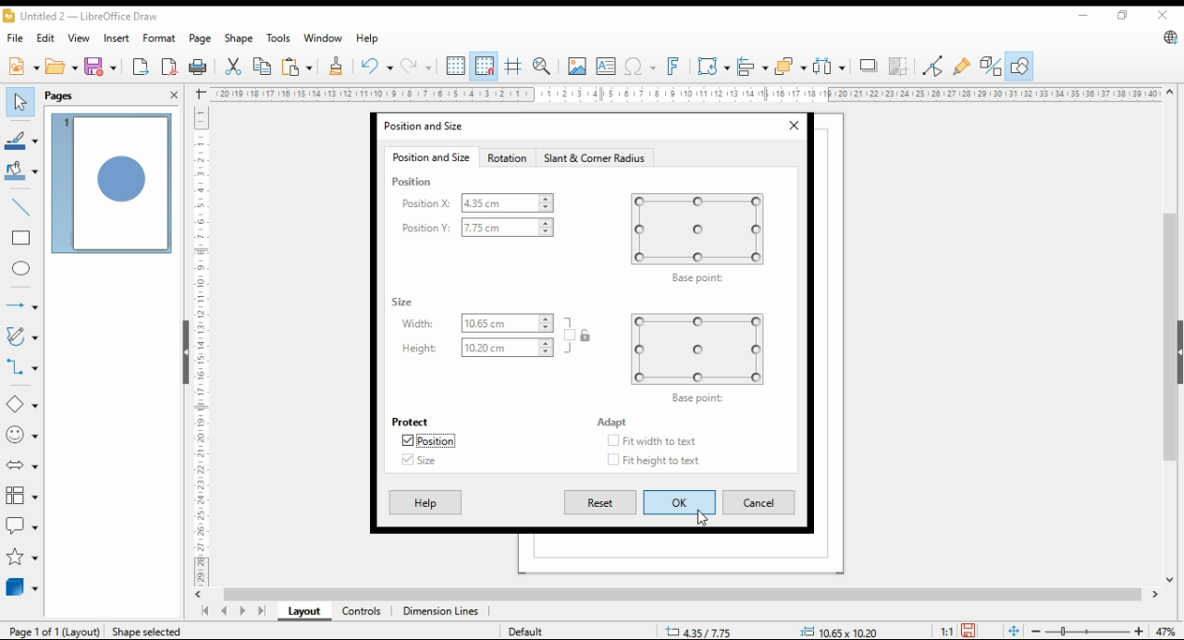  What do you see at coordinates (25, 66) in the screenshot?
I see `new` at bounding box center [25, 66].